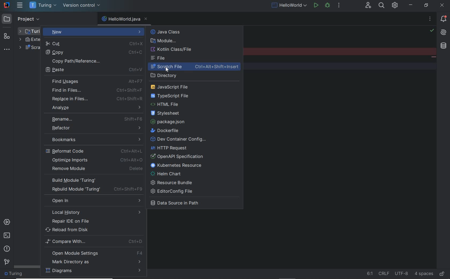 The image size is (450, 279). Describe the element at coordinates (29, 48) in the screenshot. I see `scratches and consoles` at that location.